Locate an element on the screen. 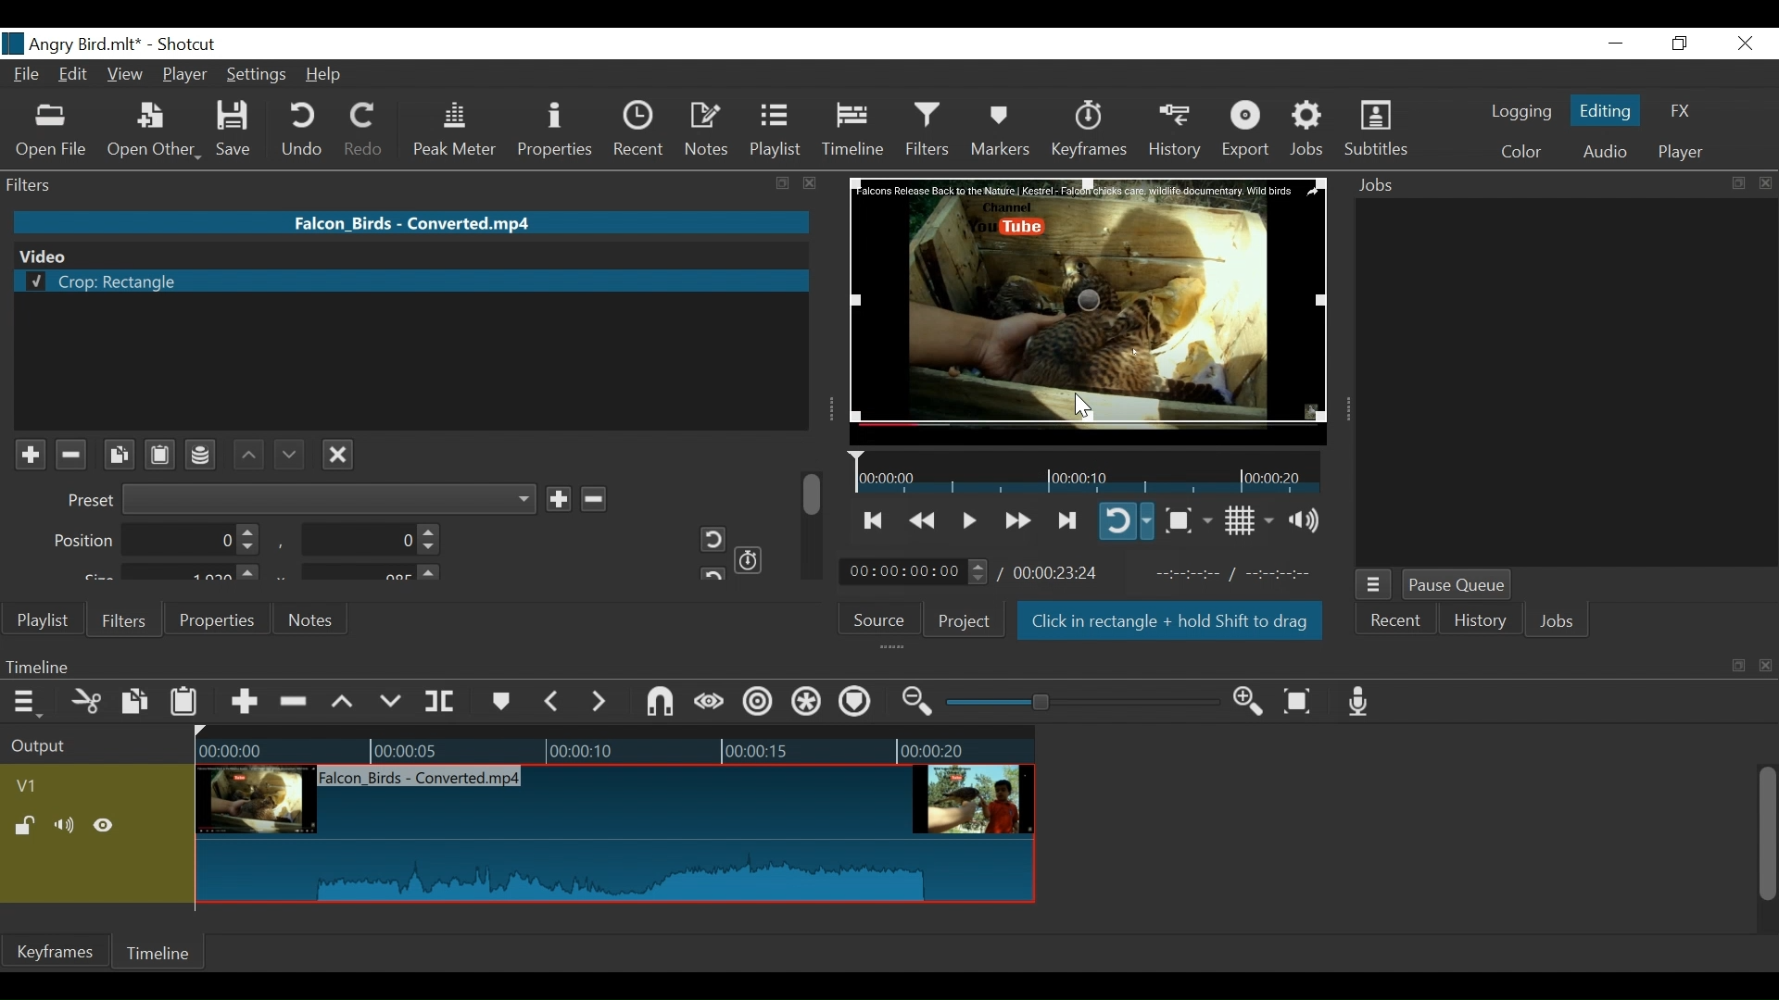 The image size is (1779, 1000). Close is located at coordinates (338, 452).